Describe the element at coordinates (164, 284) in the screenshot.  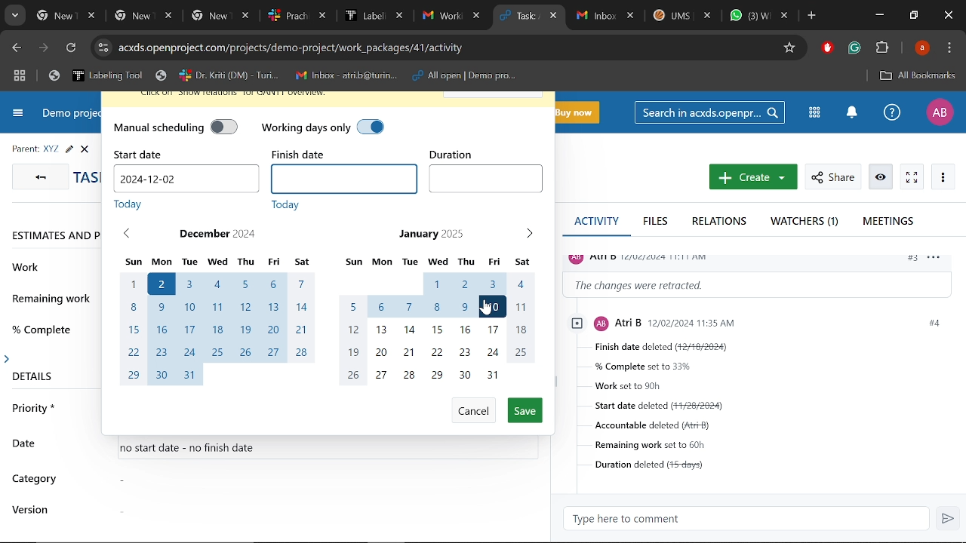
I see `start date` at that location.